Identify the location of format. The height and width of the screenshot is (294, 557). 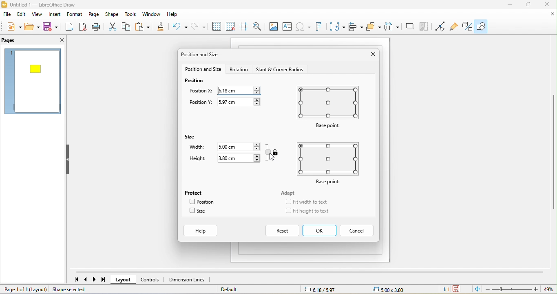
(76, 15).